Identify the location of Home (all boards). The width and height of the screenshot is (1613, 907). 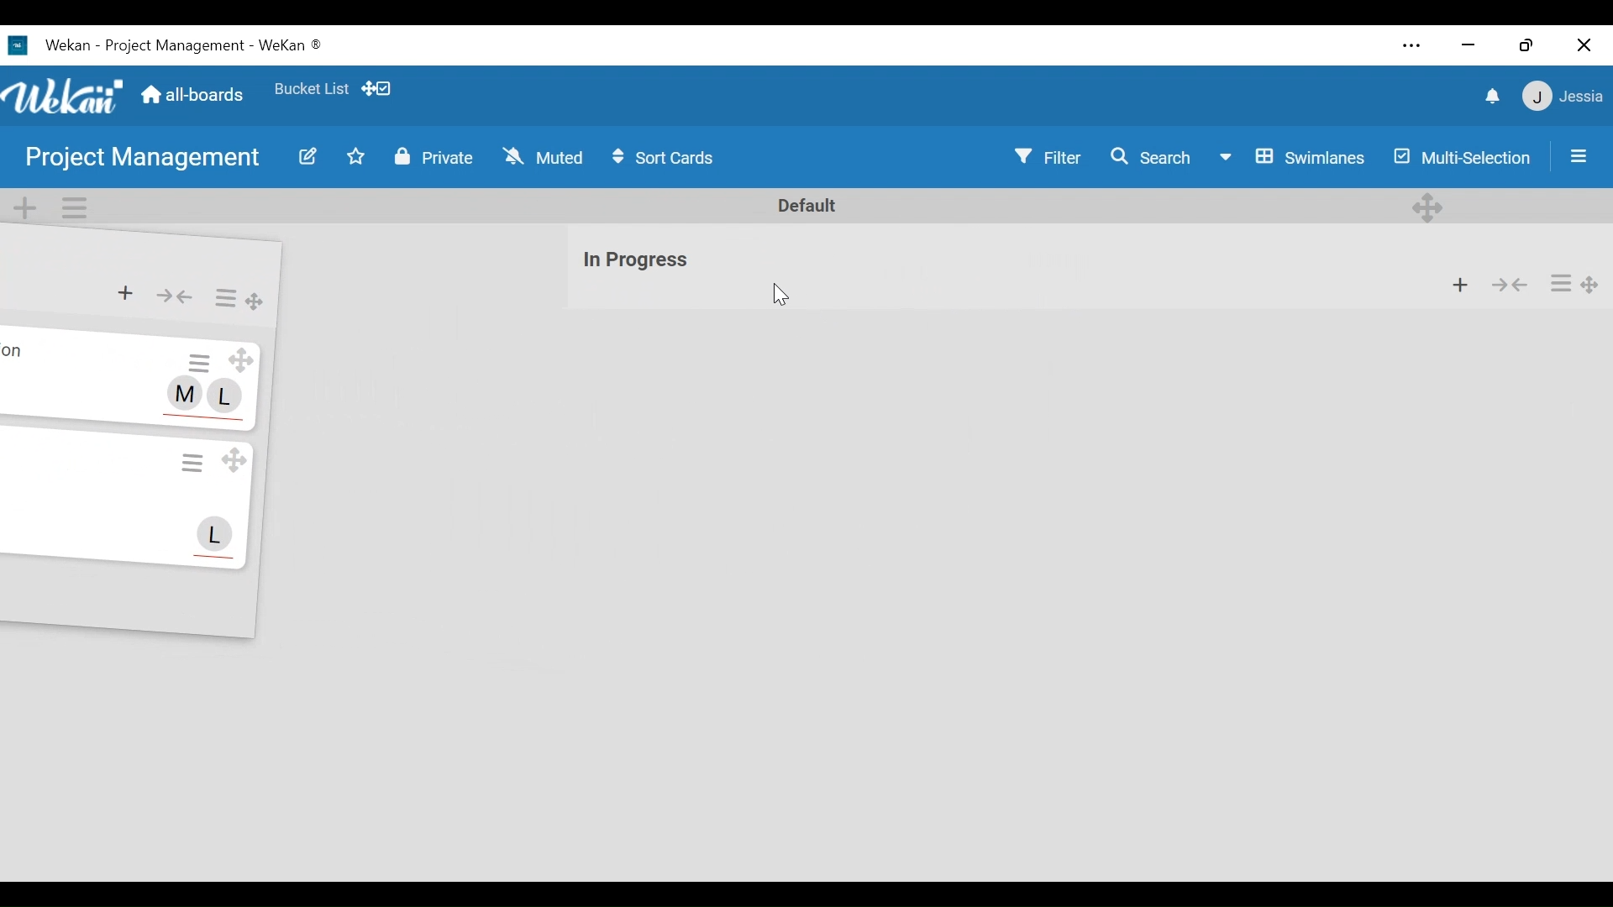
(195, 96).